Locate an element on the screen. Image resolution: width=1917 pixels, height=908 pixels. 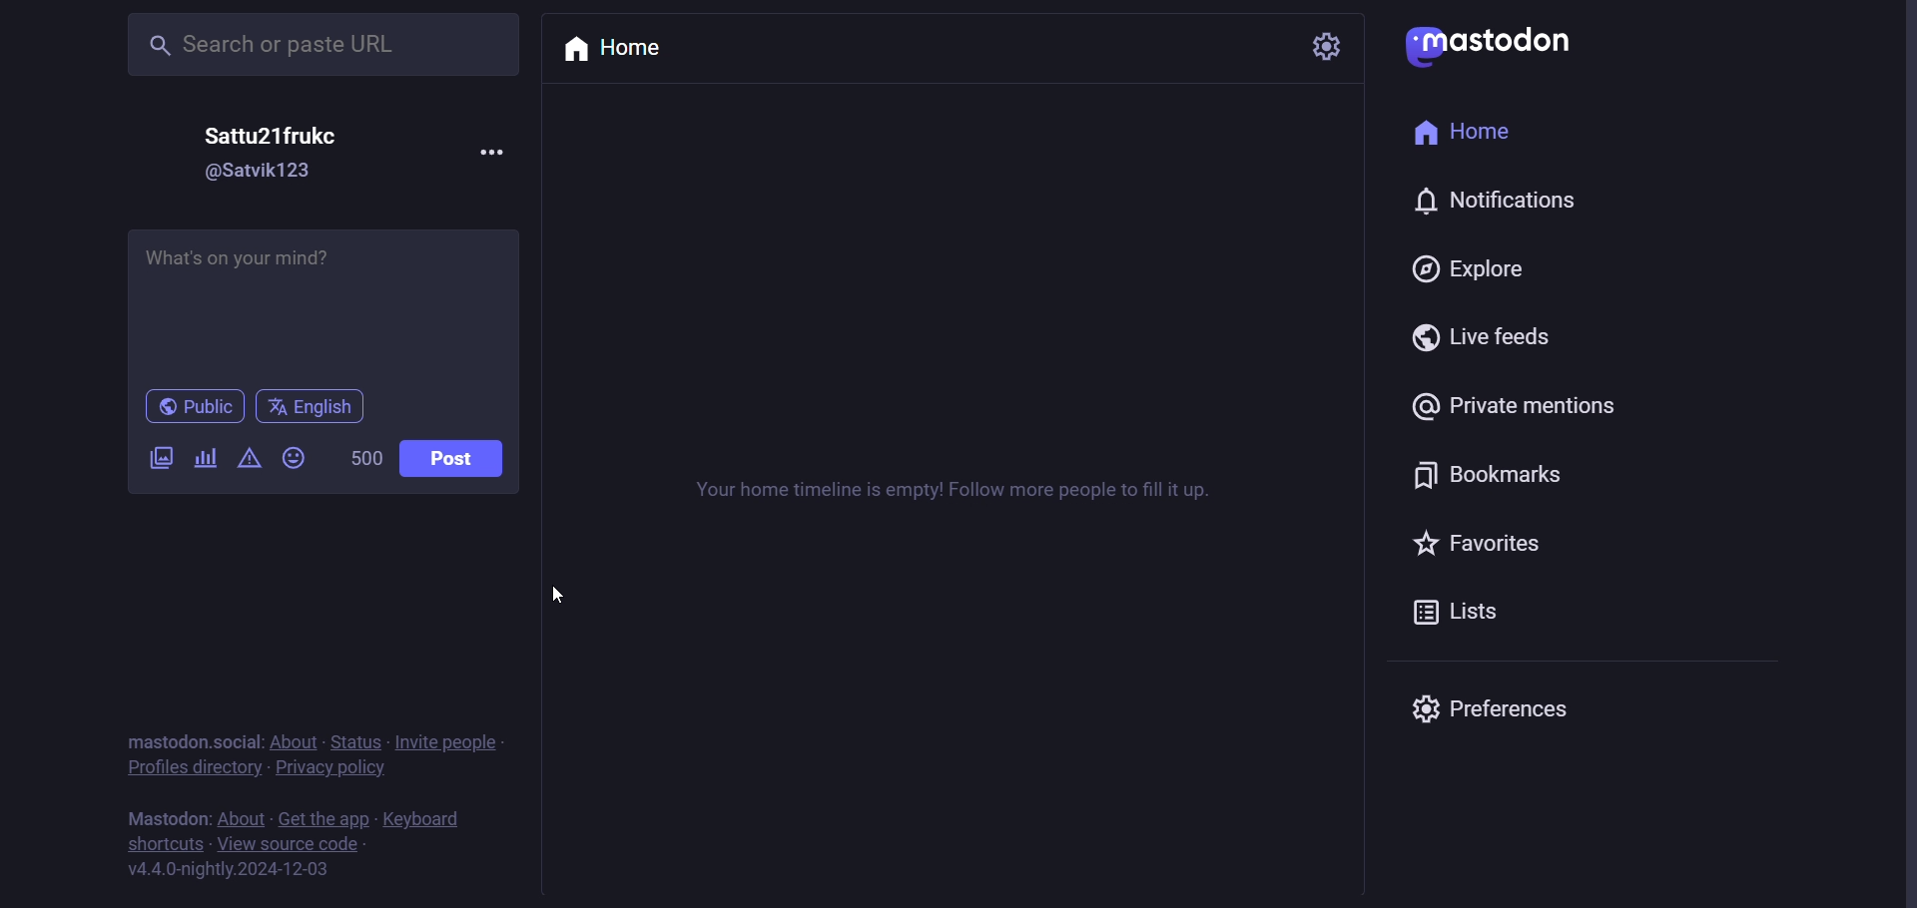
content warning is located at coordinates (246, 462).